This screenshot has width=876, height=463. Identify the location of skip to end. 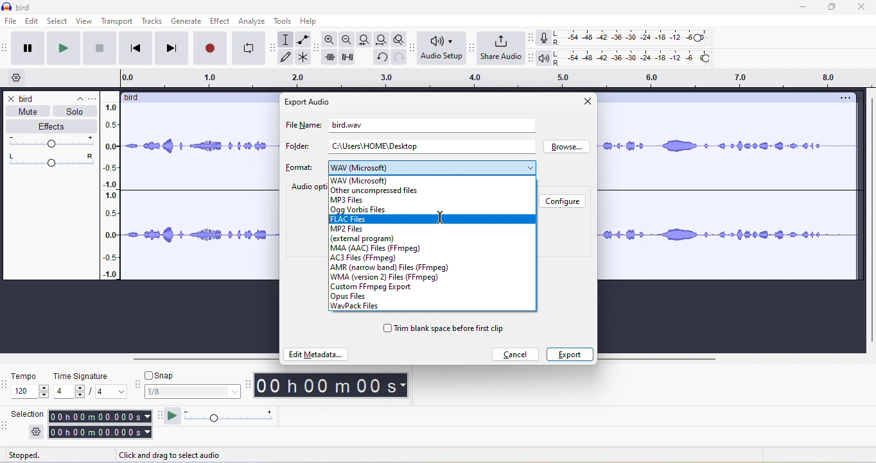
(172, 48).